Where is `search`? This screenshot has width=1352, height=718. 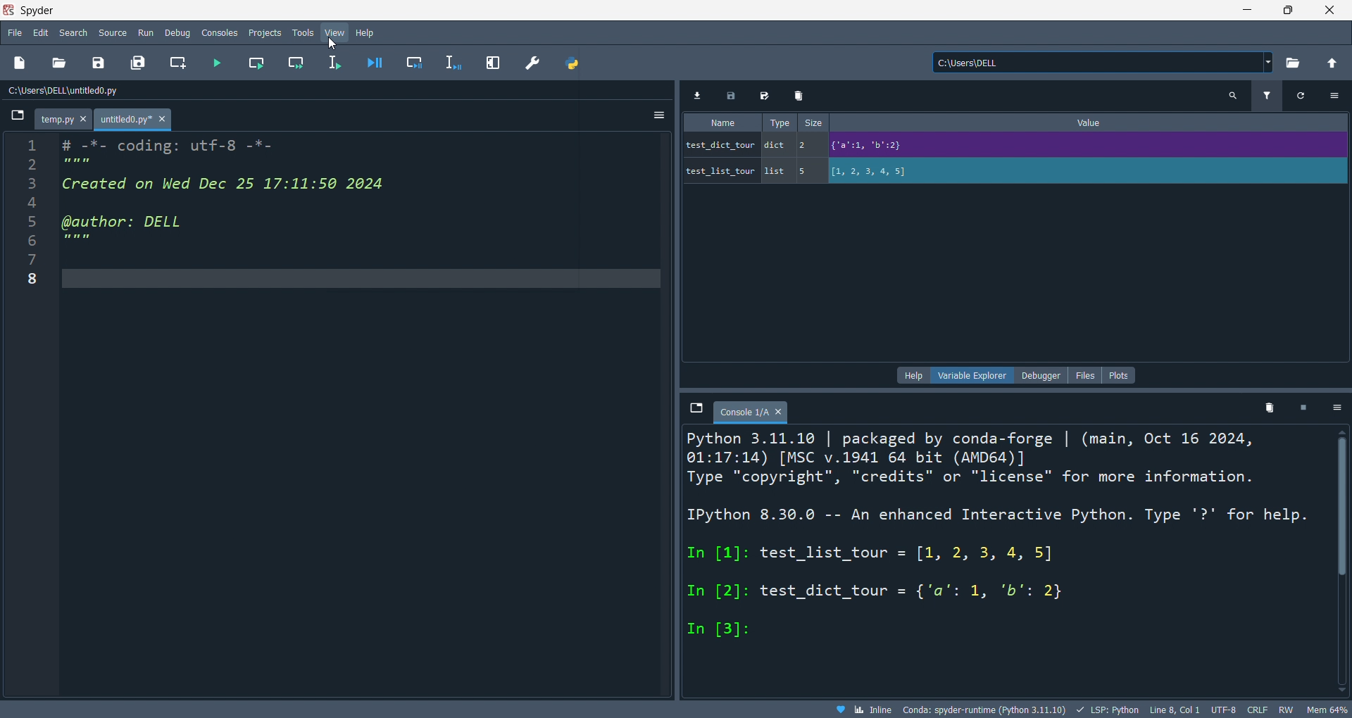 search is located at coordinates (1233, 96).